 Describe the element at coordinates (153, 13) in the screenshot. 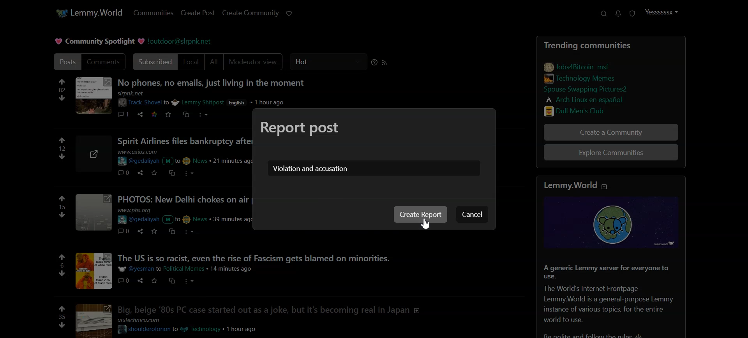

I see `Communities` at that location.